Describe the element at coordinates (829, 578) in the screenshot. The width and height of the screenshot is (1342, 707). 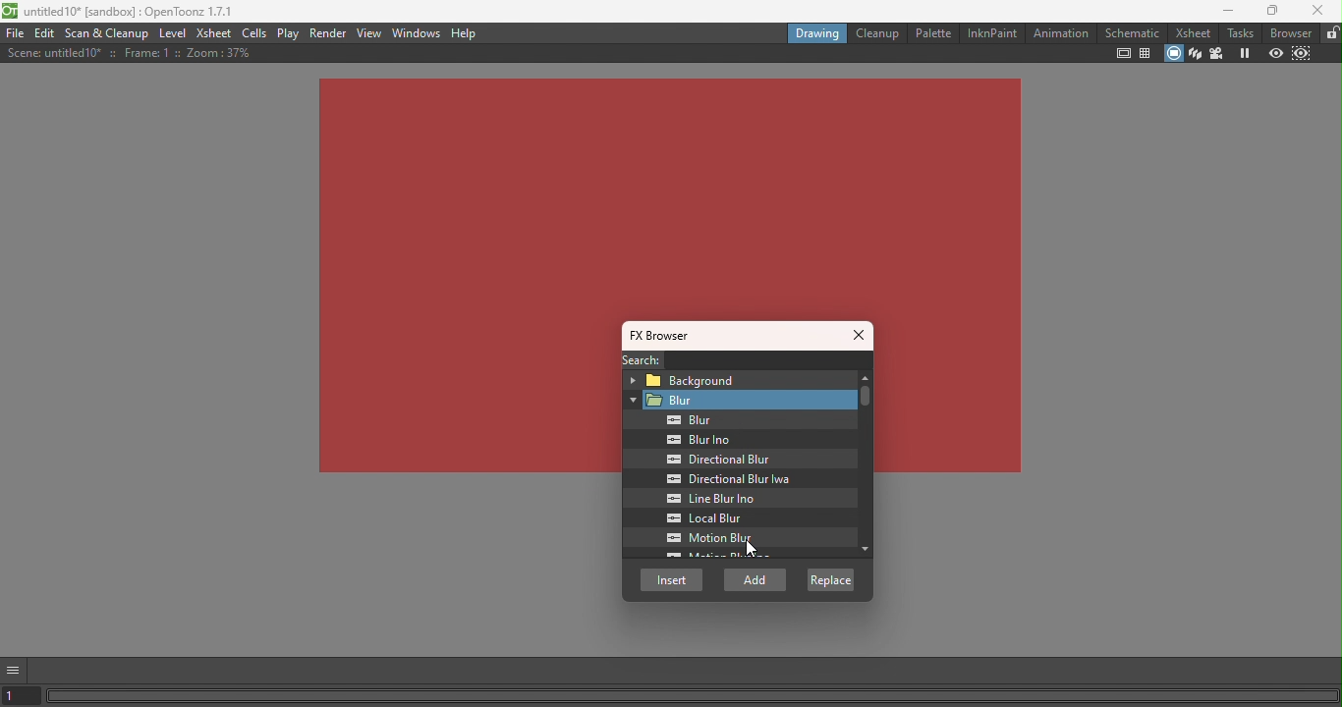
I see `Replace` at that location.